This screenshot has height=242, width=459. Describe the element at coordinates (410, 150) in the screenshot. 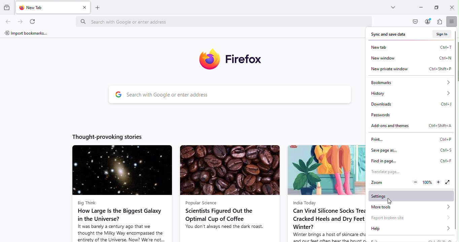

I see `Save page as...` at that location.